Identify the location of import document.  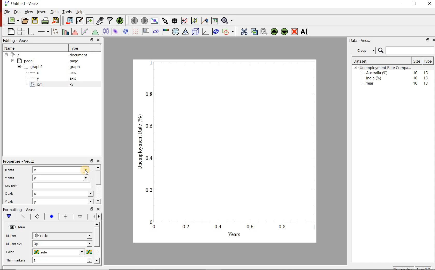
(70, 20).